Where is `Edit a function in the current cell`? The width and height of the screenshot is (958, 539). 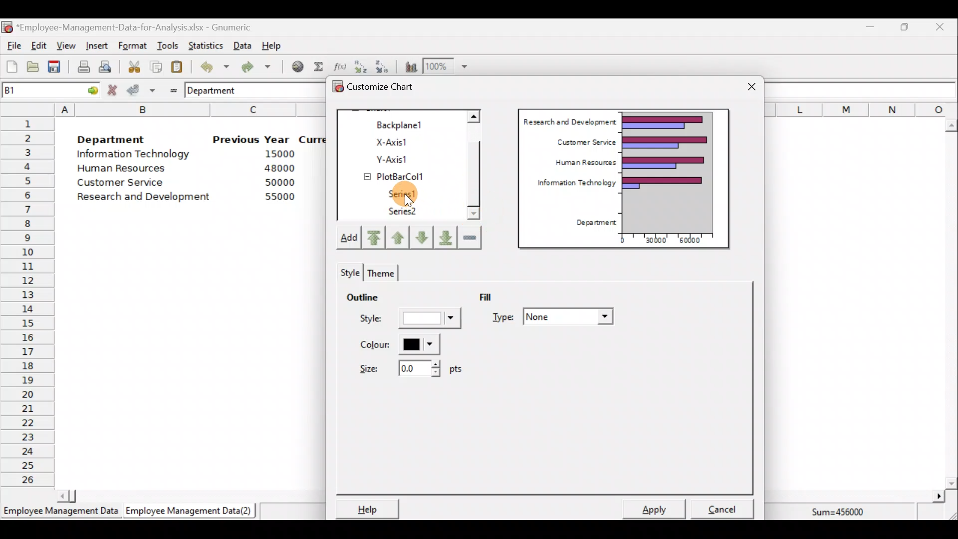 Edit a function in the current cell is located at coordinates (339, 66).